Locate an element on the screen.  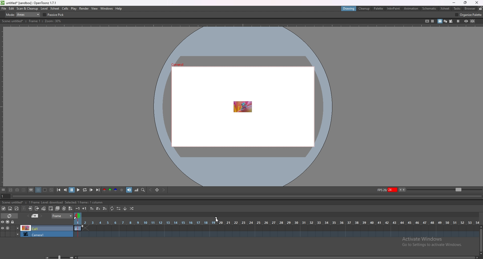
play is located at coordinates (78, 189).